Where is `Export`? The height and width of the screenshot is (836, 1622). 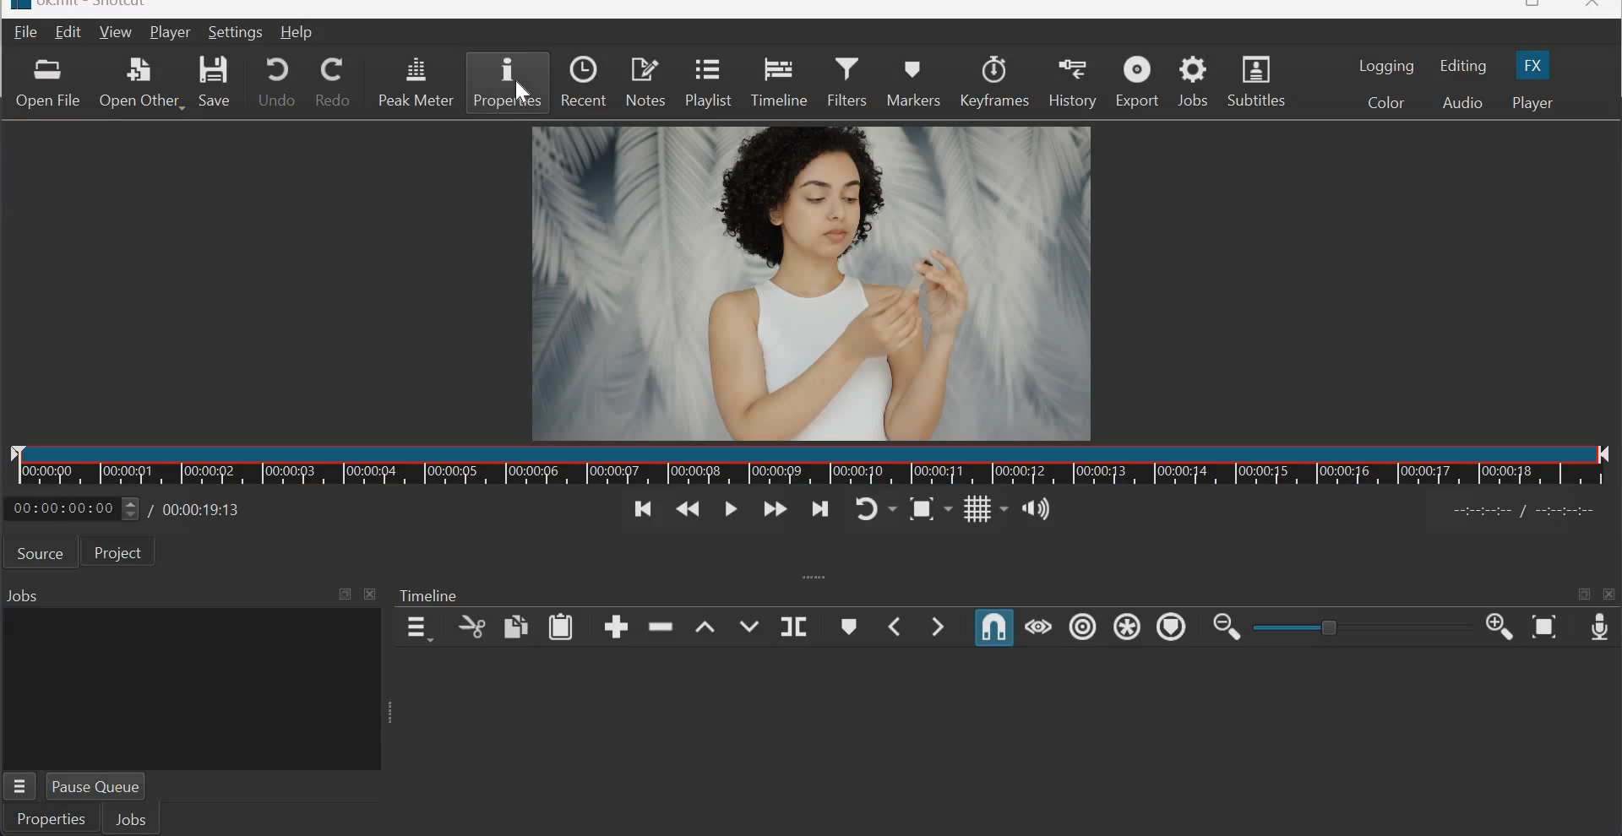
Export is located at coordinates (1137, 80).